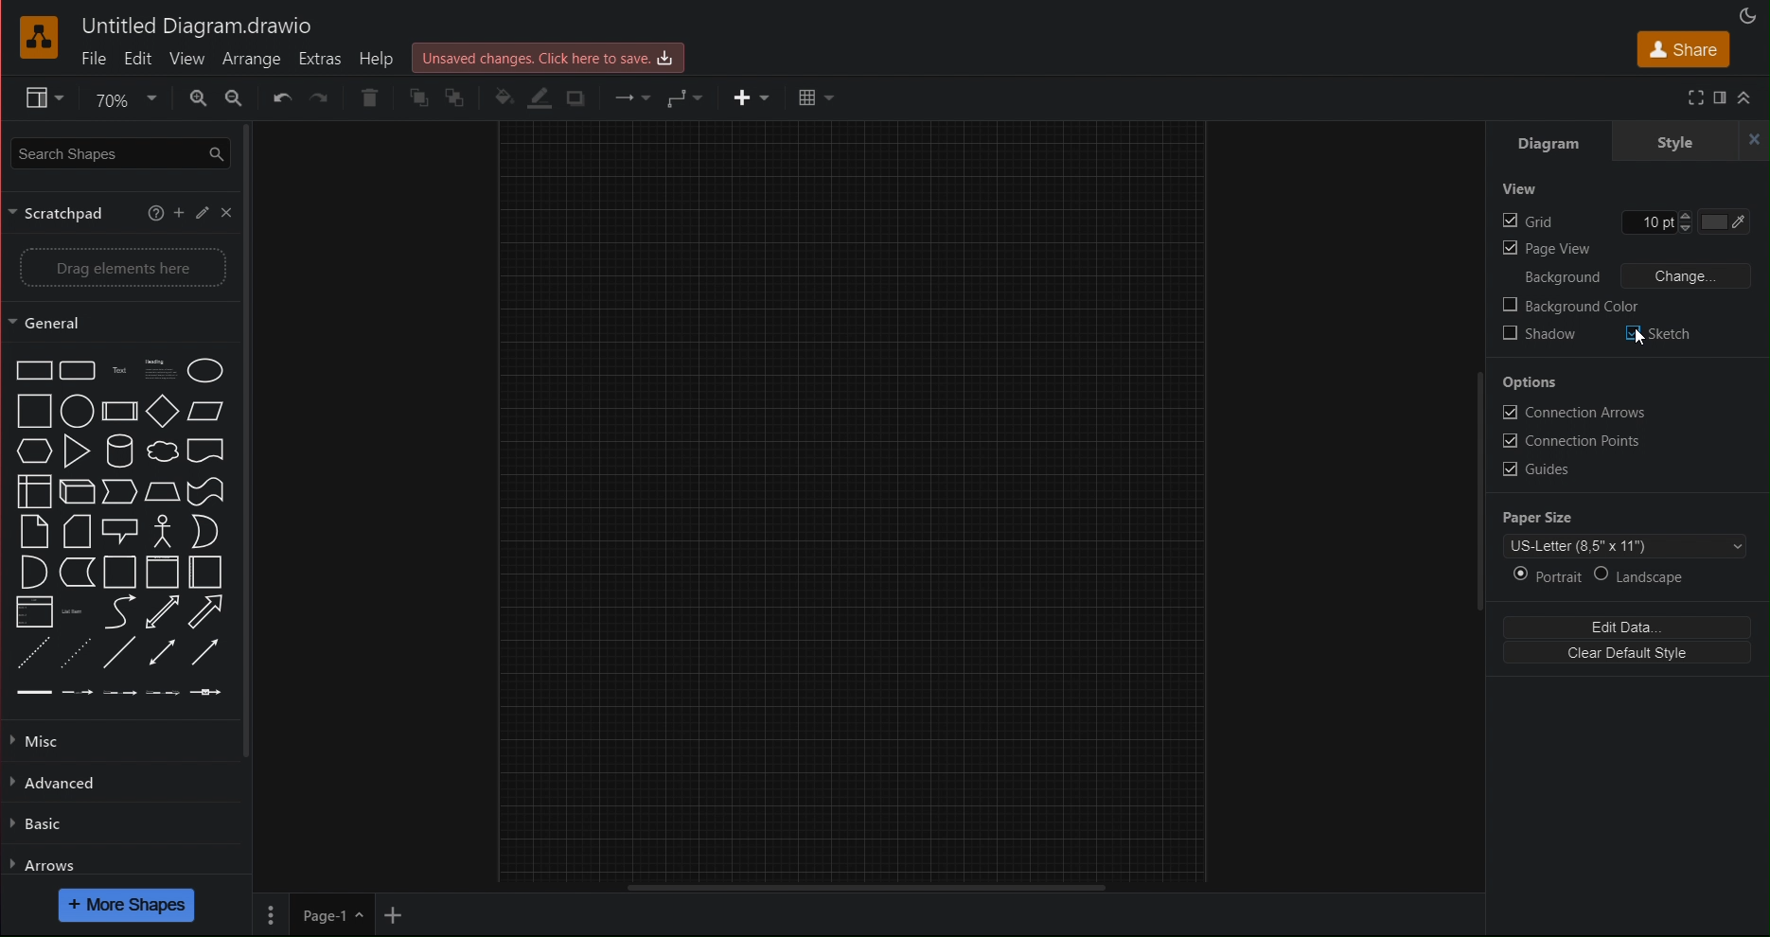 The width and height of the screenshot is (1770, 937). I want to click on Sketch (checked), so click(1663, 336).